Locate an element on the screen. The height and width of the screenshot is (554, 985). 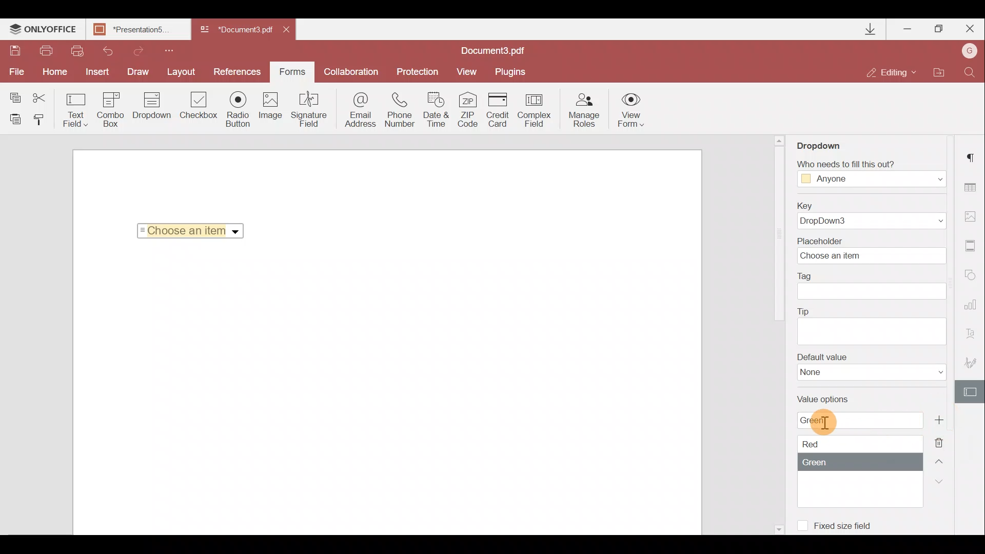
Signature settings is located at coordinates (970, 359).